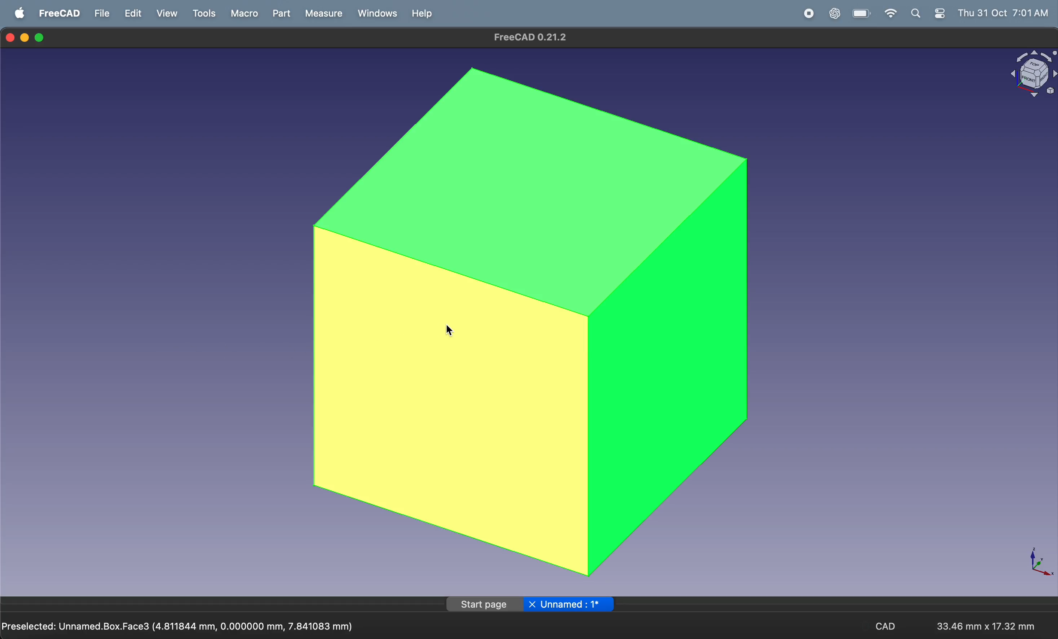 The image size is (1058, 639). What do you see at coordinates (532, 322) in the screenshot?
I see `box` at bounding box center [532, 322].